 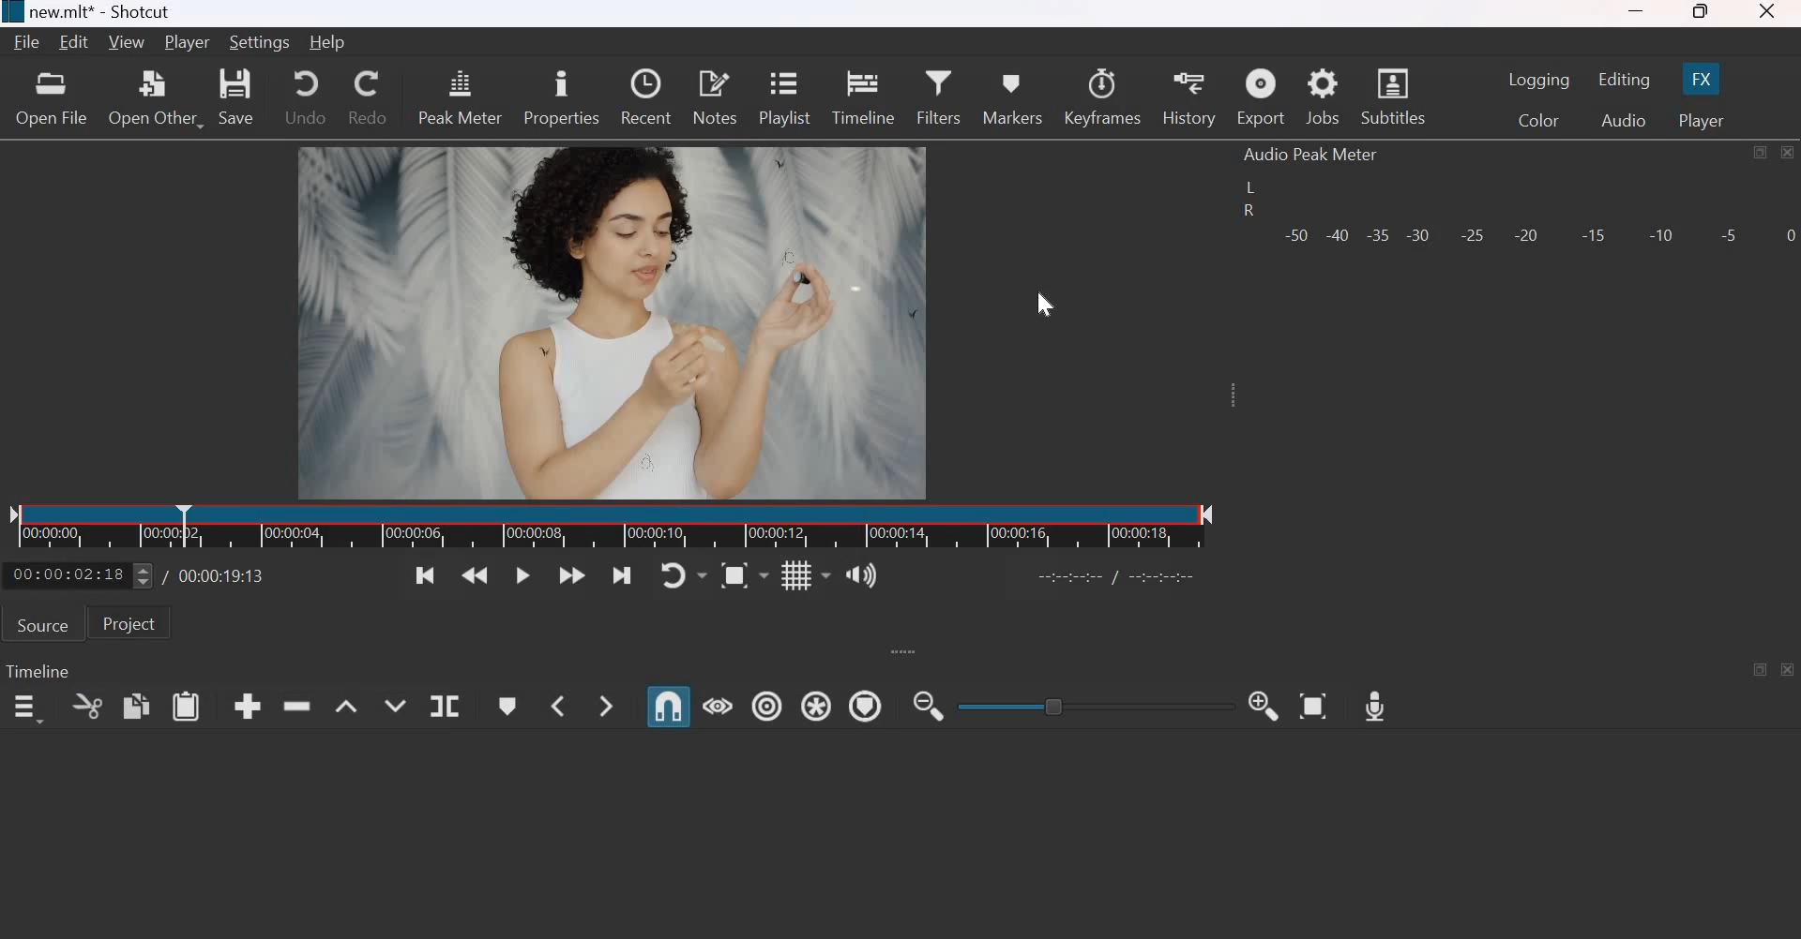 I want to click on Settings, so click(x=262, y=42).